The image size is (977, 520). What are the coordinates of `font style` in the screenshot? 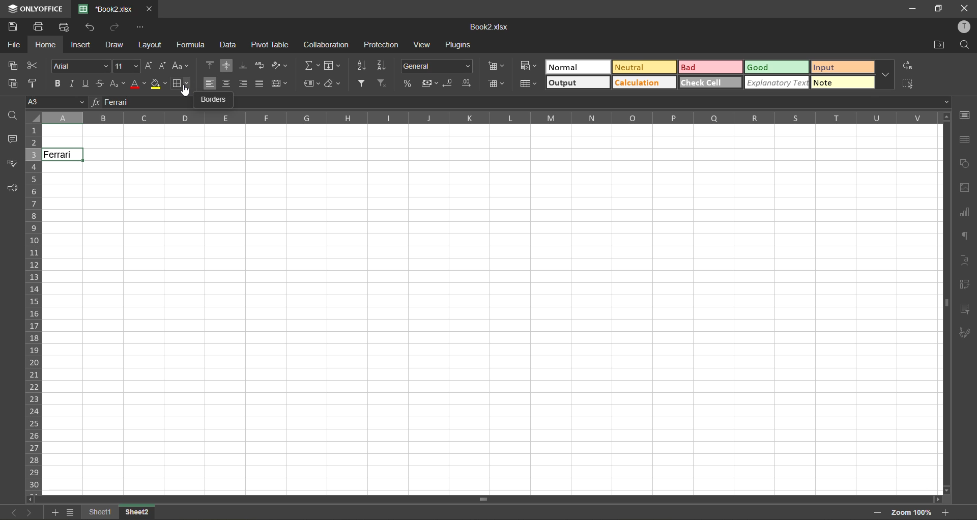 It's located at (79, 65).